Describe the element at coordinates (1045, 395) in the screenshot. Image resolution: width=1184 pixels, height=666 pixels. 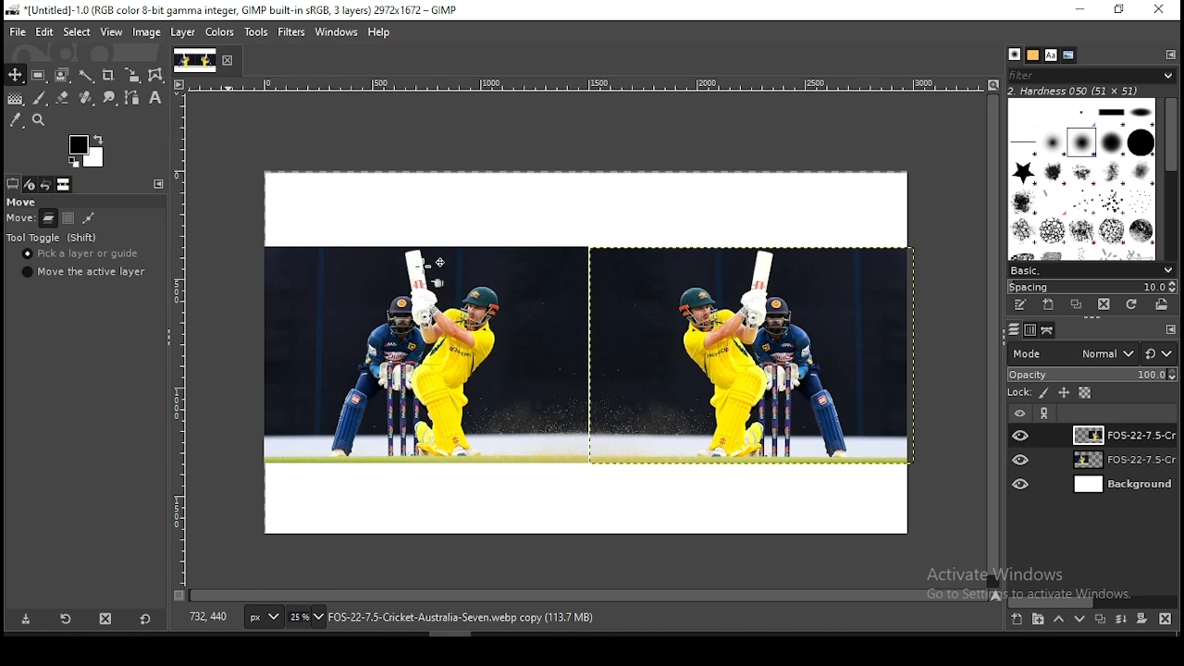
I see `lock pixels` at that location.